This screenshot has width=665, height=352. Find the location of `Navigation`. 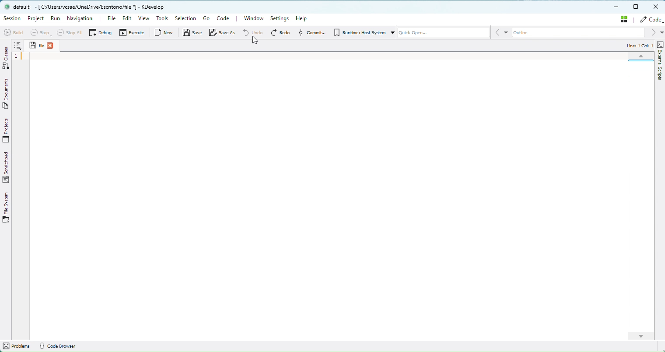

Navigation is located at coordinates (80, 19).